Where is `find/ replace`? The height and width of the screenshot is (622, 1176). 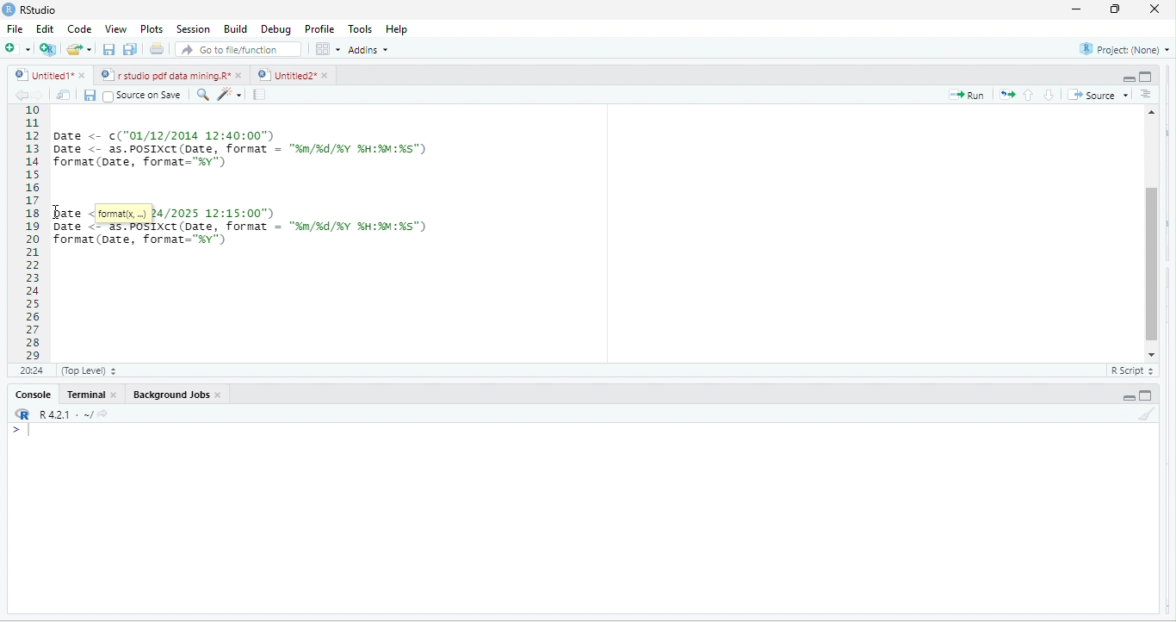 find/ replace is located at coordinates (200, 95).